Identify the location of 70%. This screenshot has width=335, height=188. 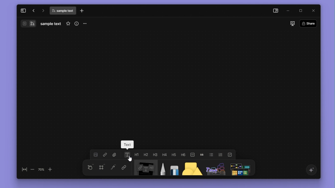
(41, 169).